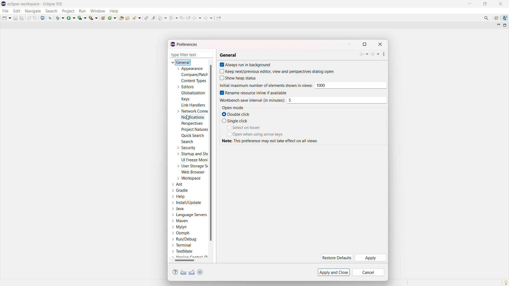 The width and height of the screenshot is (509, 286). Describe the element at coordinates (221, 71) in the screenshot. I see `Checkbox` at that location.